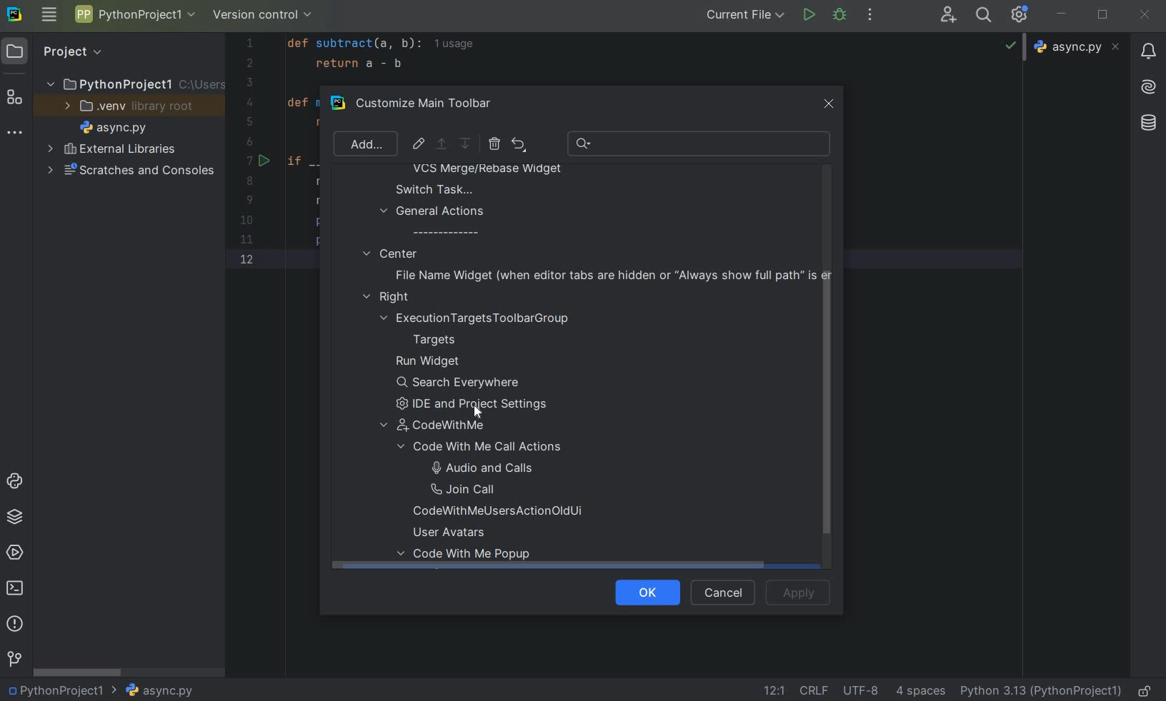 The height and width of the screenshot is (701, 1166). I want to click on FILE NAME, so click(110, 128).